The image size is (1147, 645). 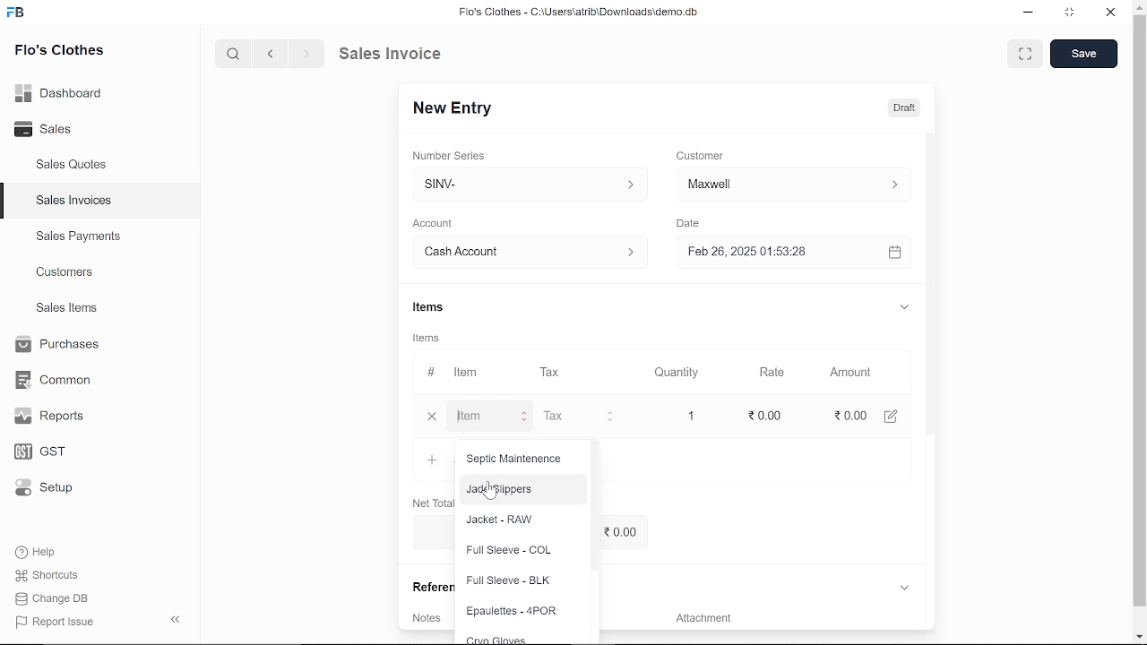 What do you see at coordinates (1083, 55) in the screenshot?
I see `save` at bounding box center [1083, 55].